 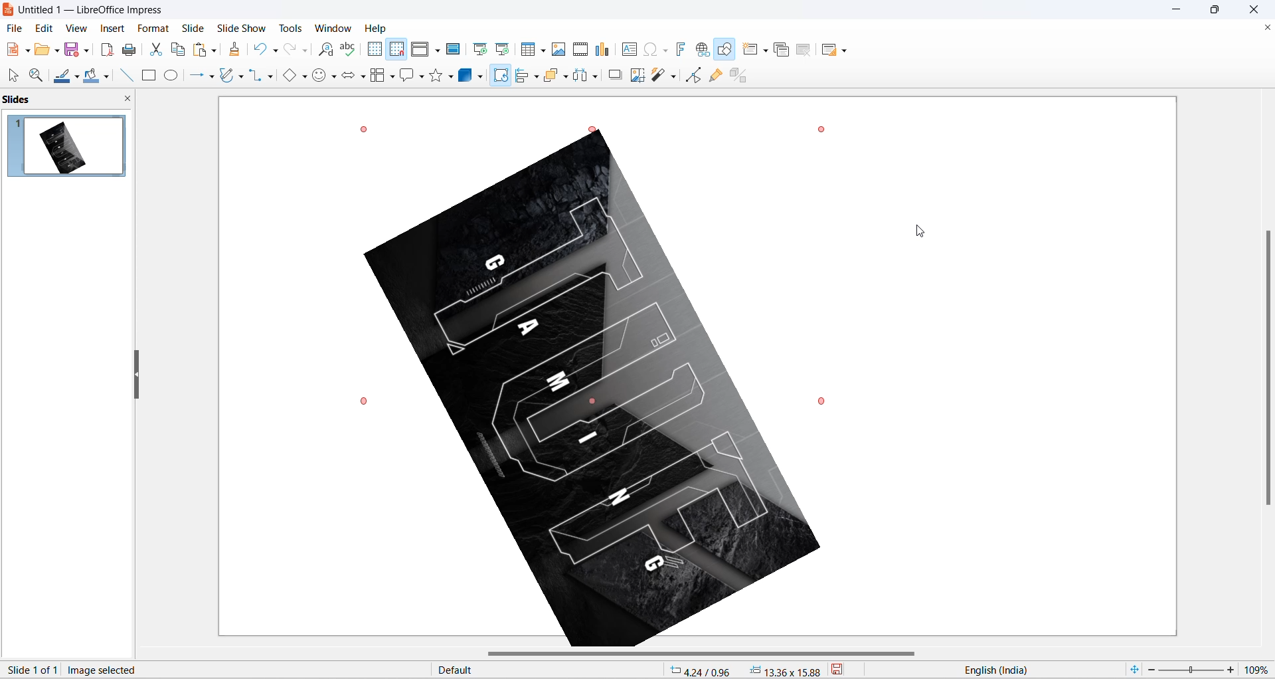 What do you see at coordinates (452, 76) in the screenshot?
I see `star options` at bounding box center [452, 76].